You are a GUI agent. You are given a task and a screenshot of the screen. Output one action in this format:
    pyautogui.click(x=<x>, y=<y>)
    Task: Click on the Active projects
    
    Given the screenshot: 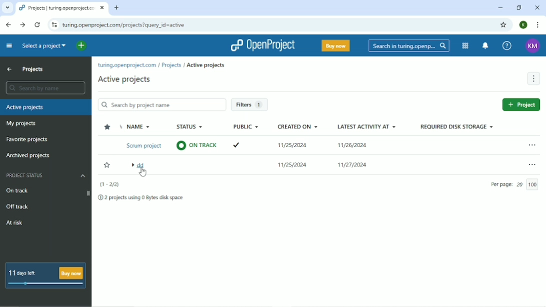 What is the action you would take?
    pyautogui.click(x=45, y=107)
    